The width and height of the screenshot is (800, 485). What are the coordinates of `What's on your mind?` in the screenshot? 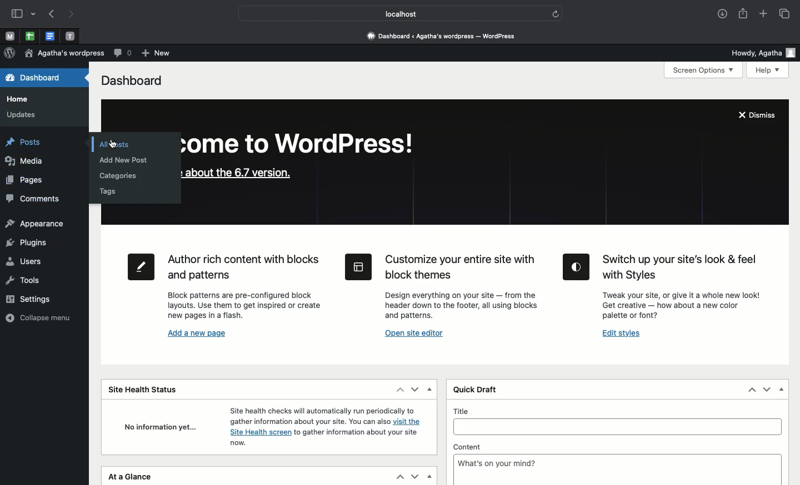 It's located at (618, 469).